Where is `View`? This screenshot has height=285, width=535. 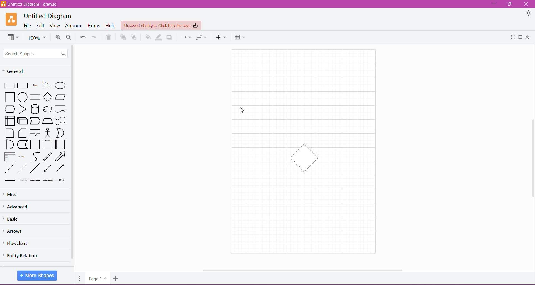 View is located at coordinates (13, 37).